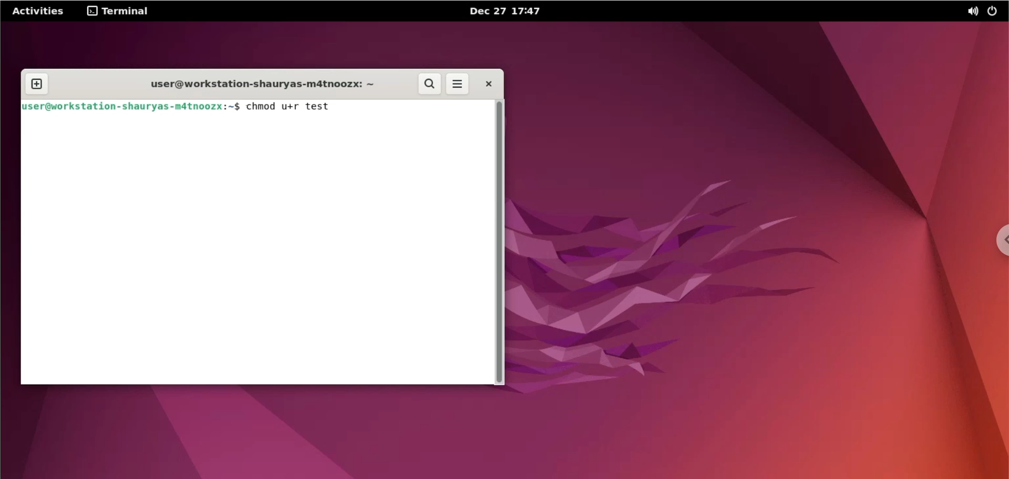 The image size is (1009, 479). What do you see at coordinates (488, 84) in the screenshot?
I see `close` at bounding box center [488, 84].